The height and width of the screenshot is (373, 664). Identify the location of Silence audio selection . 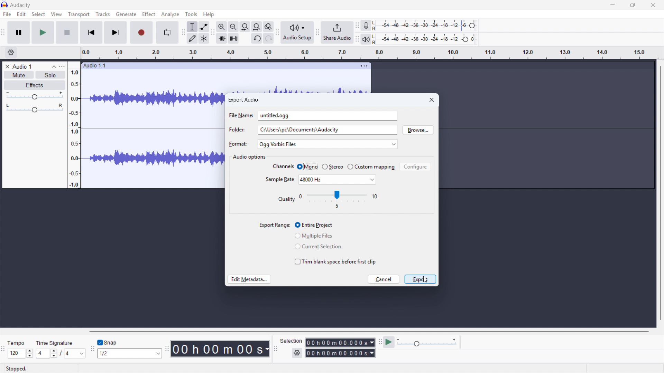
(234, 38).